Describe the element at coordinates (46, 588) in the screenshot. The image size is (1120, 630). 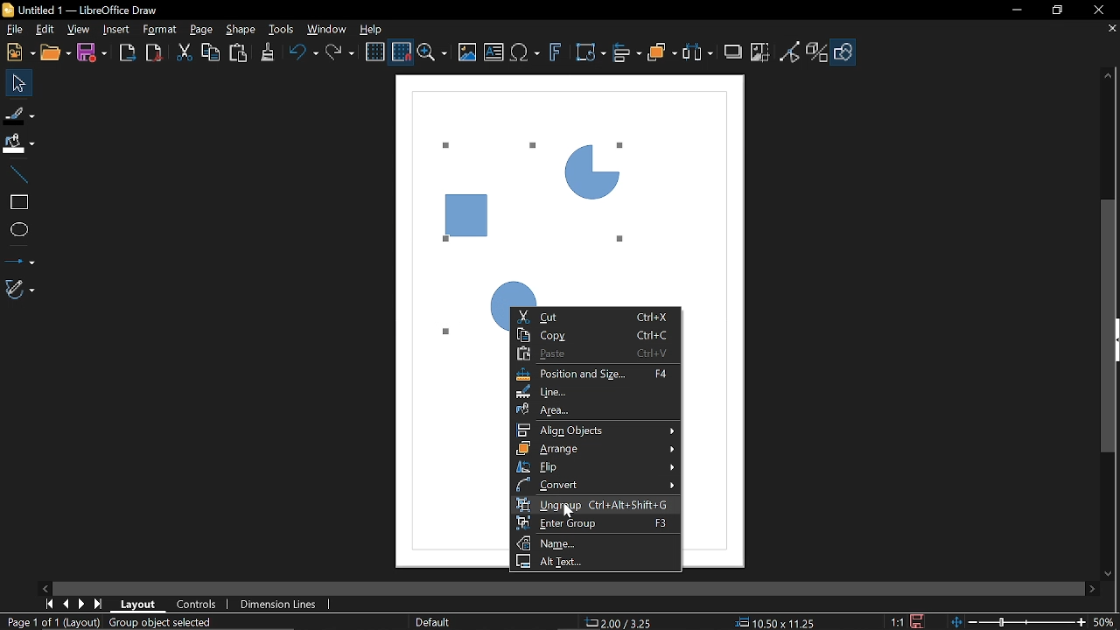
I see `Move left` at that location.